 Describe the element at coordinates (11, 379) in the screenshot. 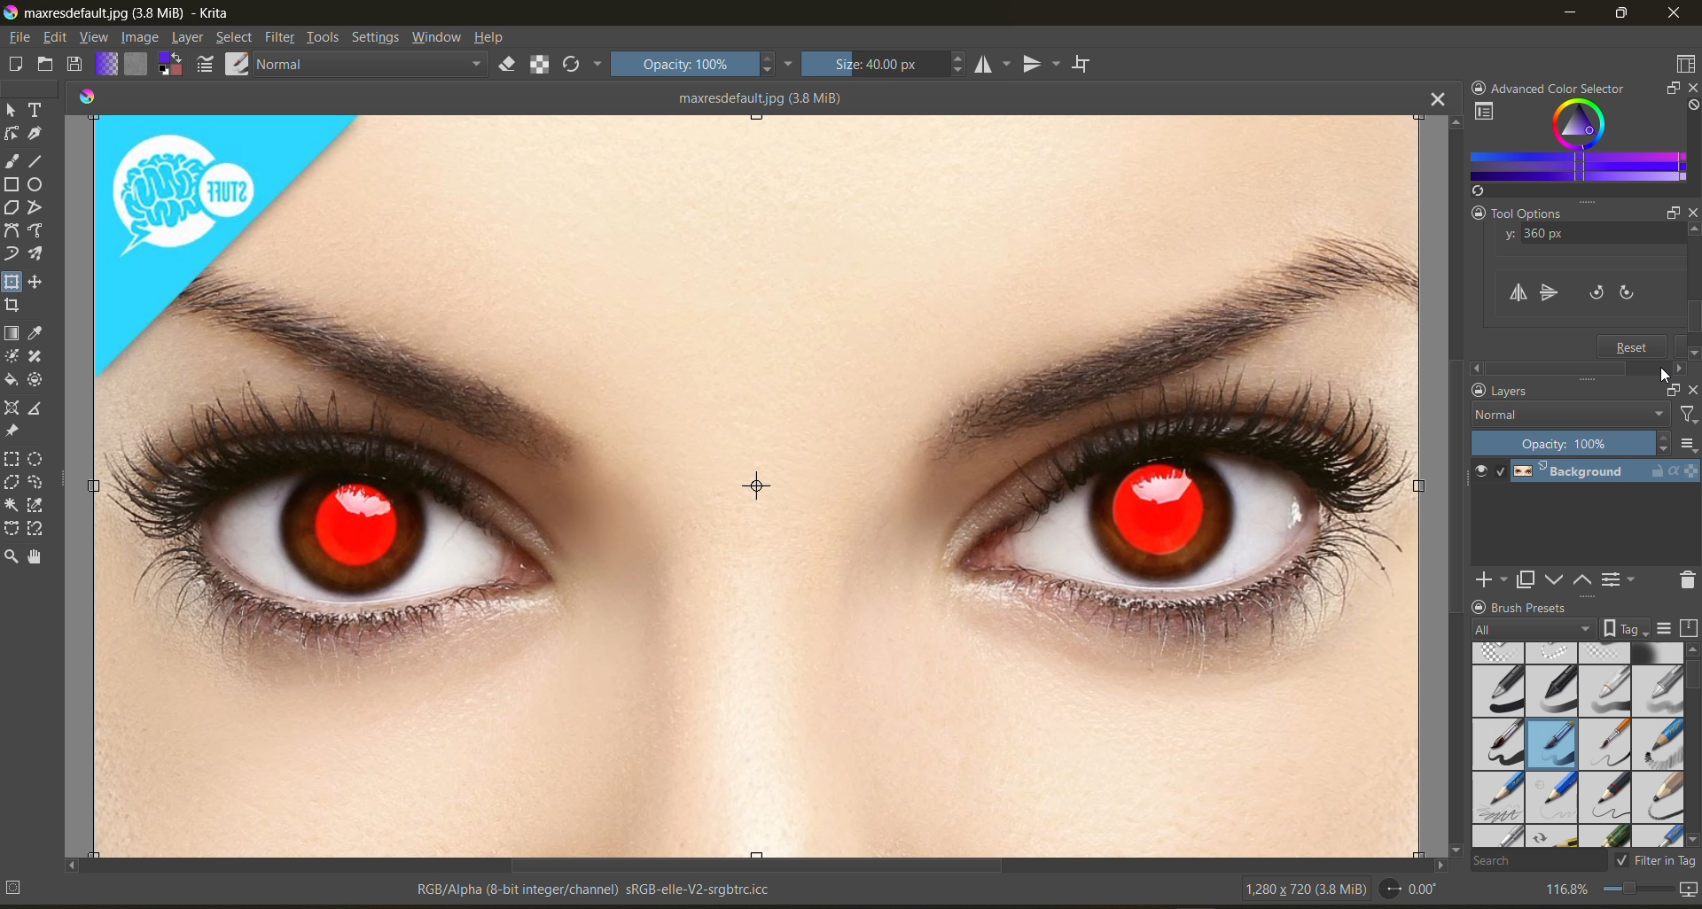

I see `tool` at that location.